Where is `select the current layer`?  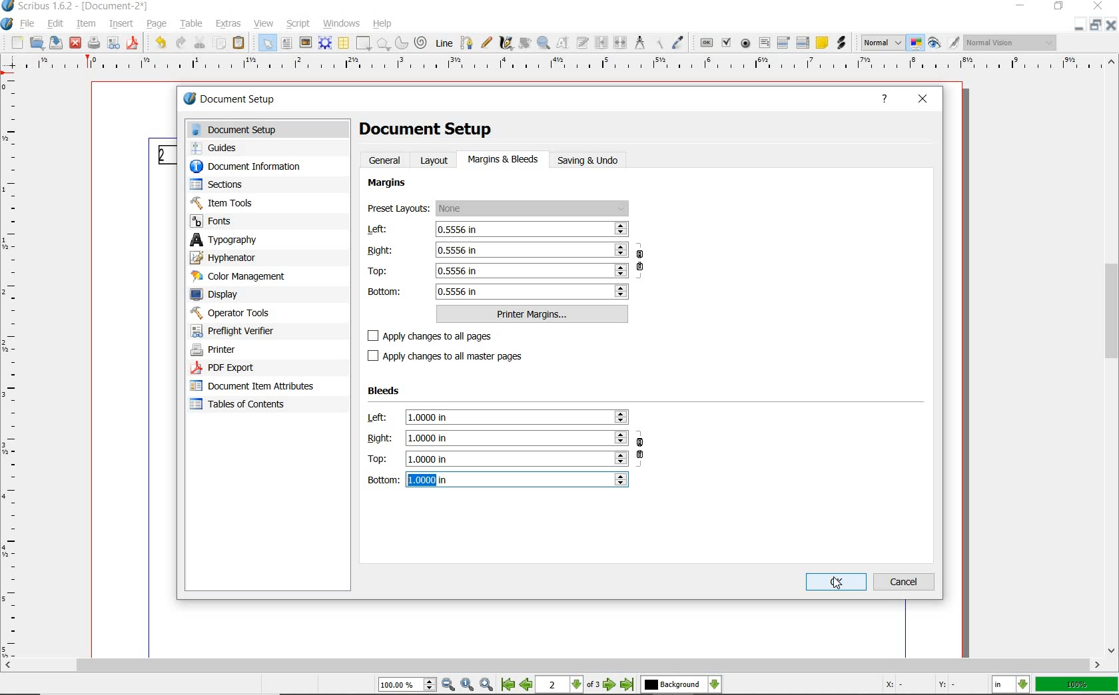 select the current layer is located at coordinates (681, 685).